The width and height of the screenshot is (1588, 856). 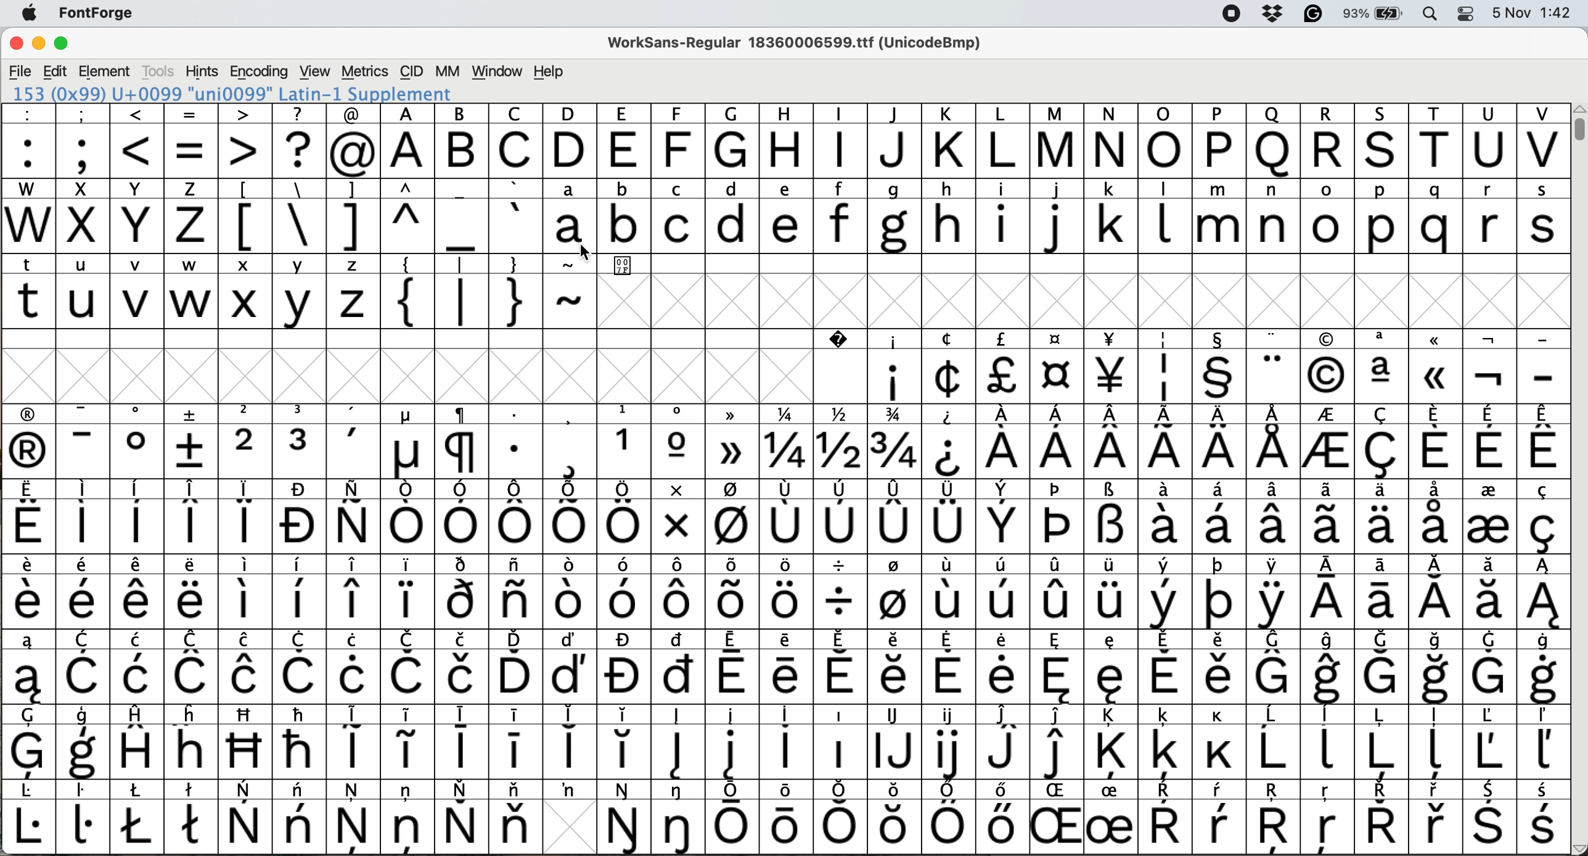 I want to click on symbol, so click(x=407, y=815).